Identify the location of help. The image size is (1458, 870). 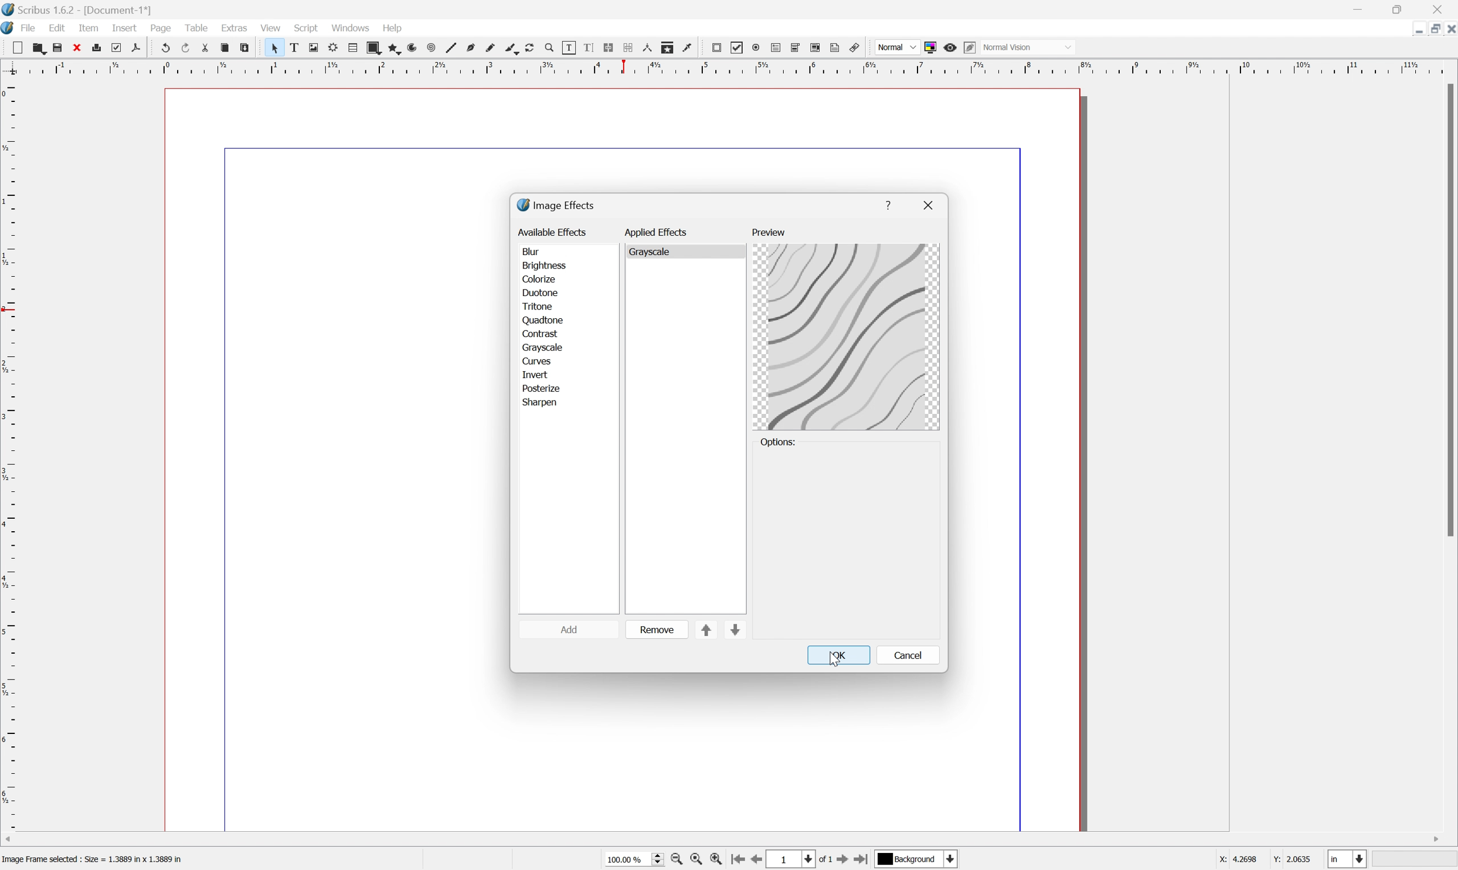
(889, 200).